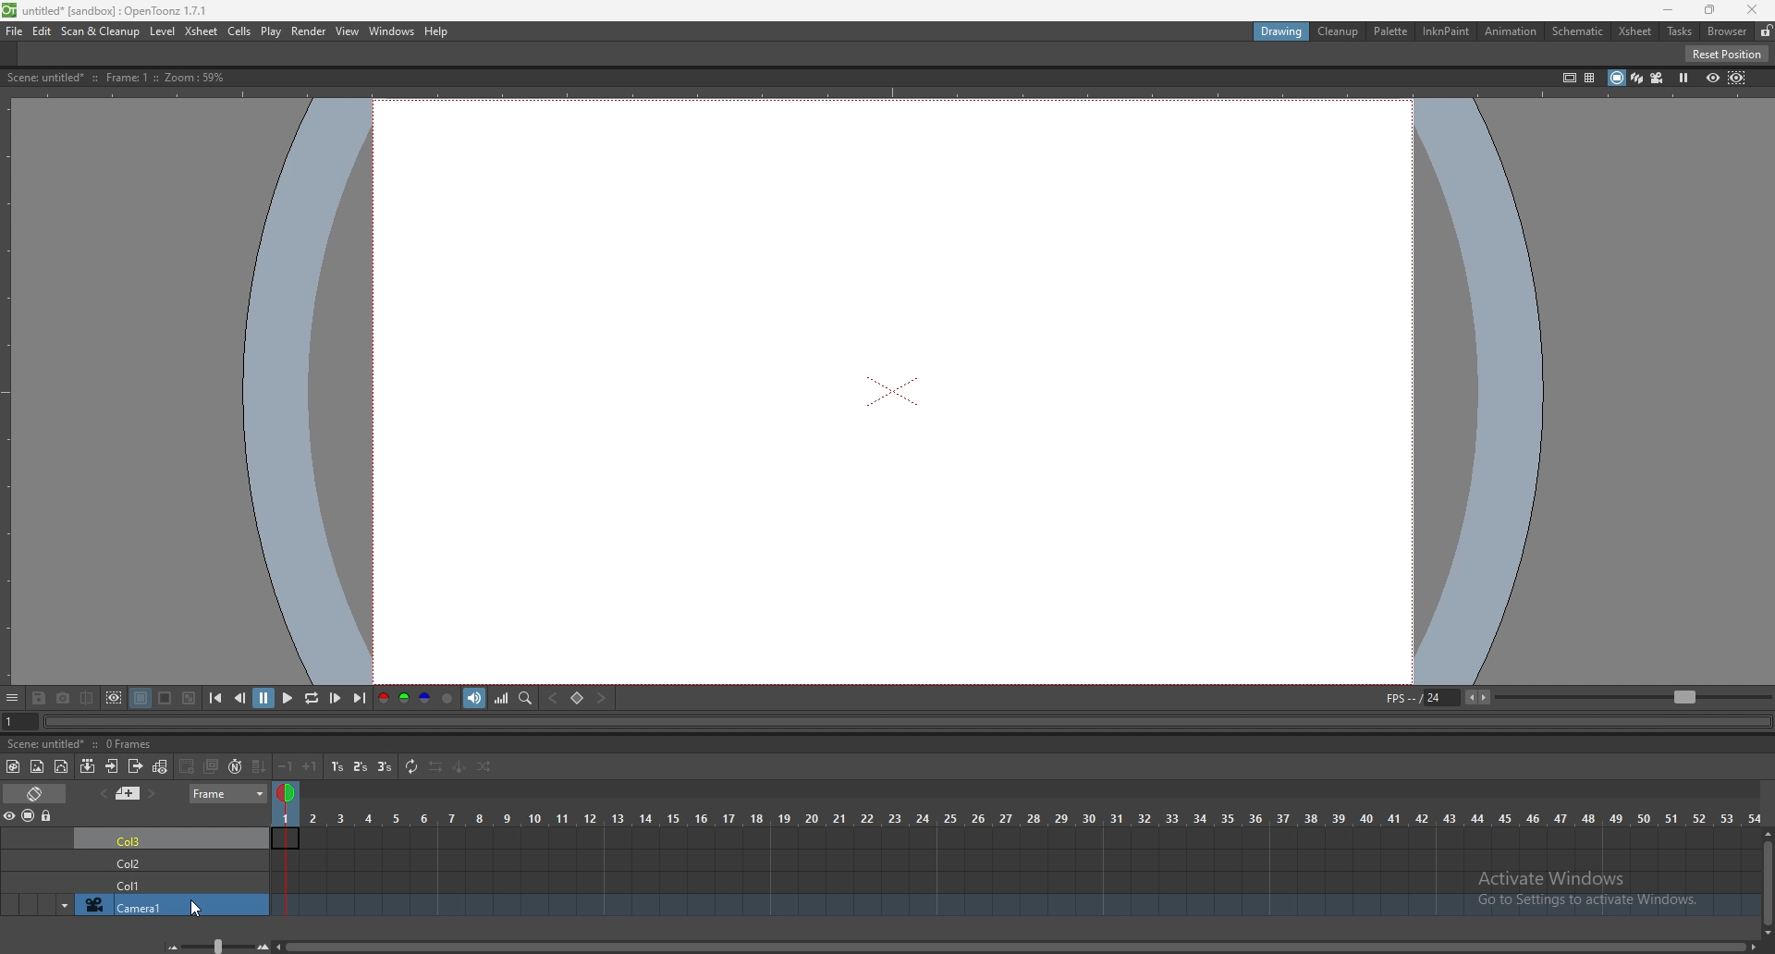  I want to click on swing, so click(459, 768).